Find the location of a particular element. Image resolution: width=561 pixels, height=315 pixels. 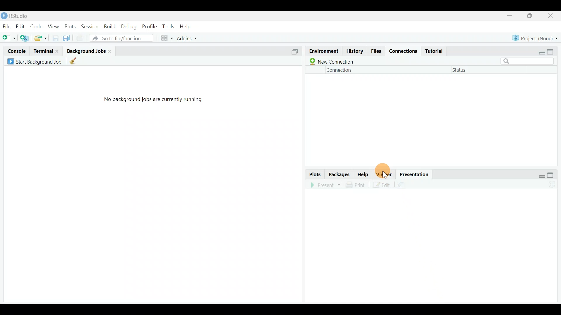

Maximize is located at coordinates (531, 16).